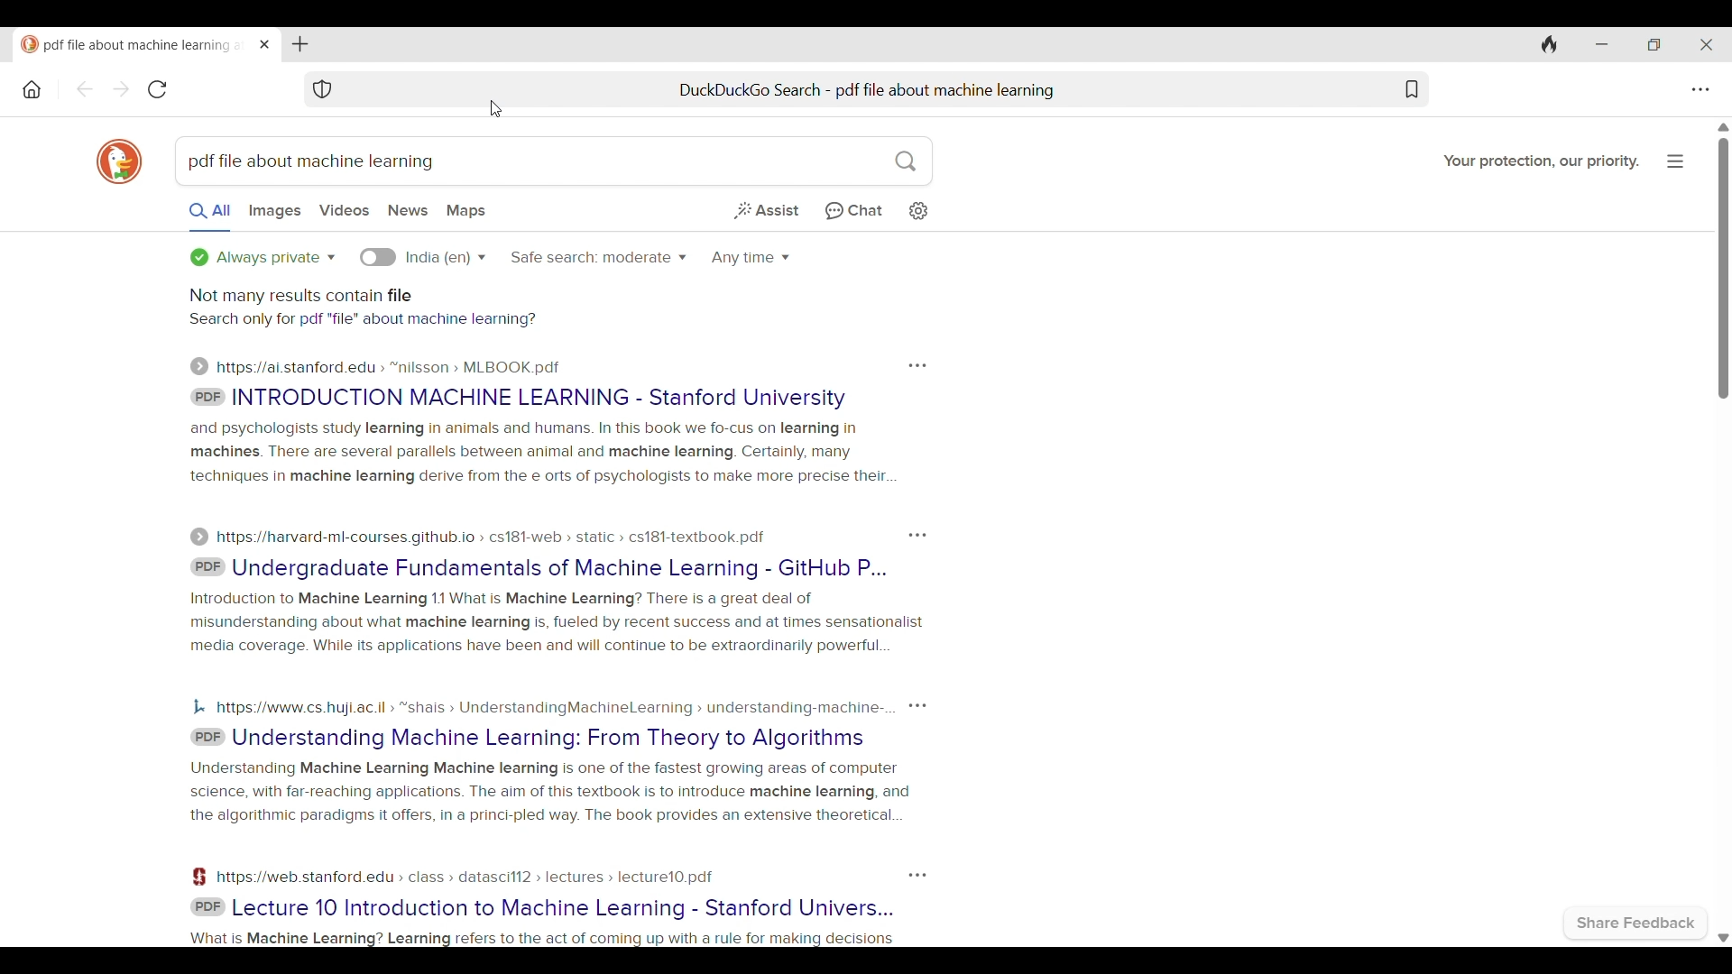 This screenshot has width=1732, height=974. What do you see at coordinates (1723, 126) in the screenshot?
I see `Quick slide to top` at bounding box center [1723, 126].